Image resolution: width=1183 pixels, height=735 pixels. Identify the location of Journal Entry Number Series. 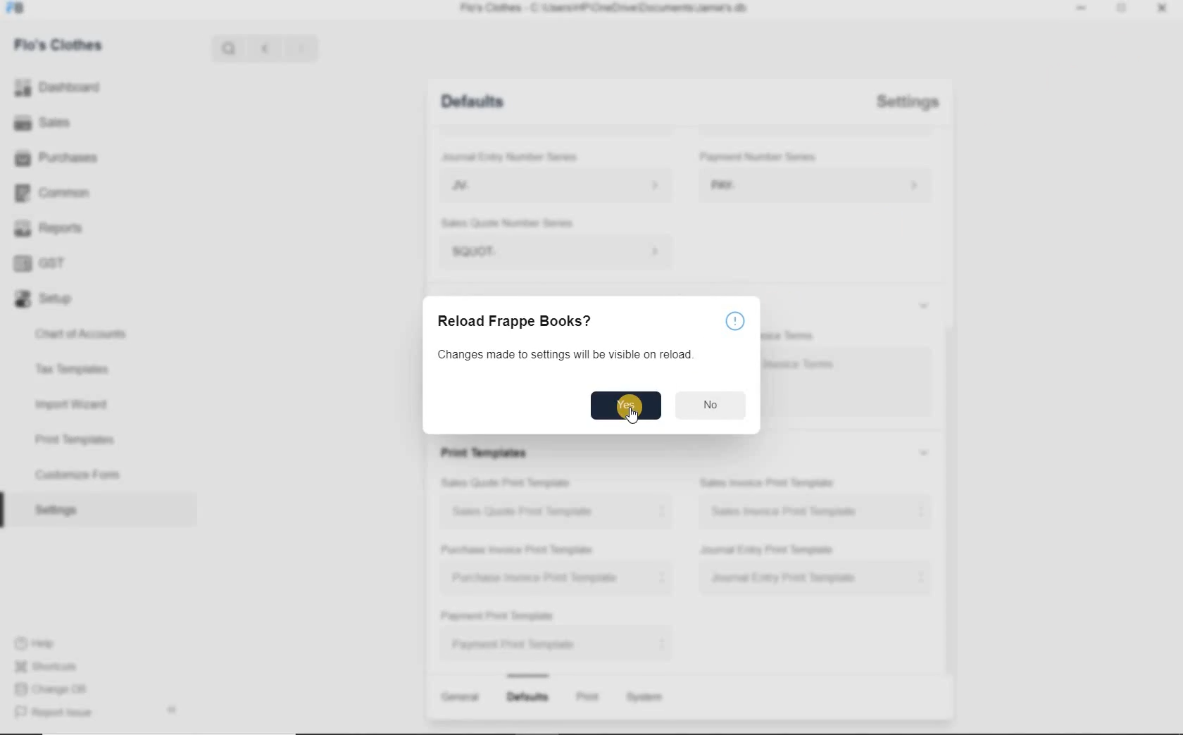
(508, 154).